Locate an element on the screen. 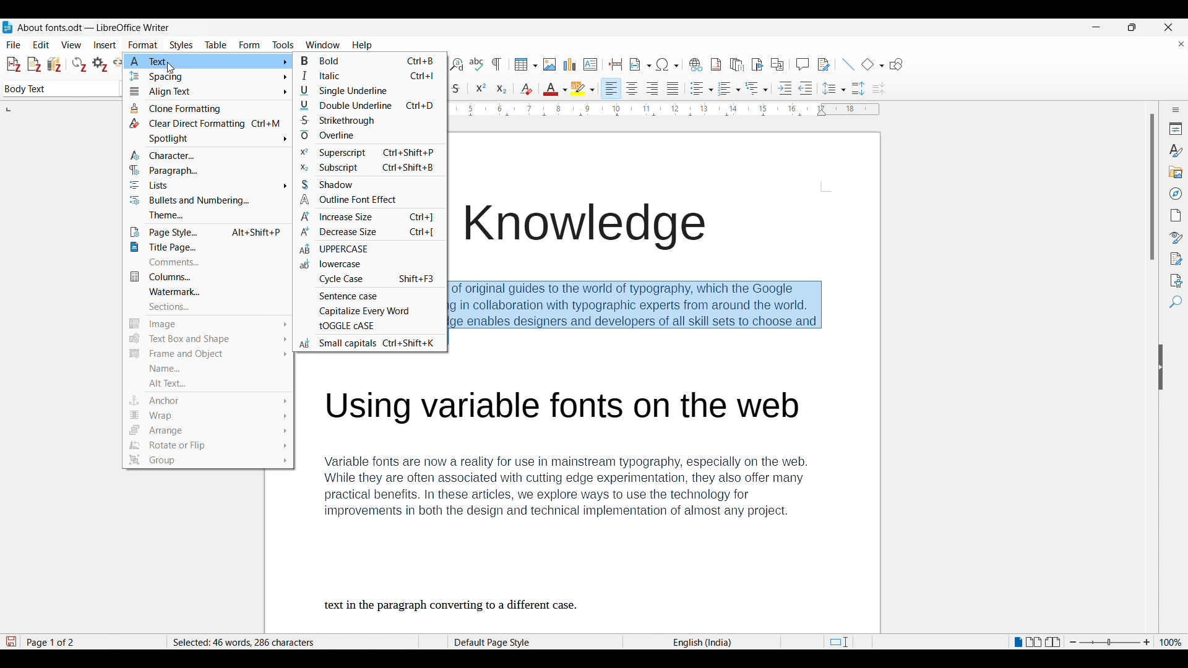 This screenshot has width=1188, height=668. Paragraph alignment options is located at coordinates (641, 88).